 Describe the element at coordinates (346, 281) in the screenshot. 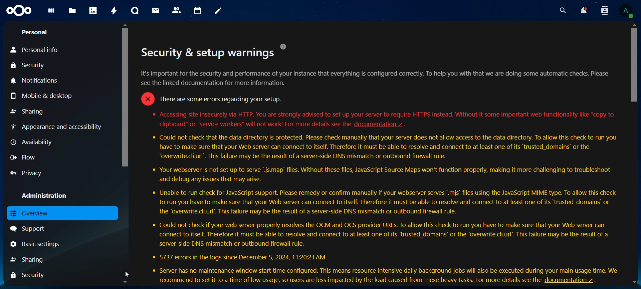

I see `text` at that location.